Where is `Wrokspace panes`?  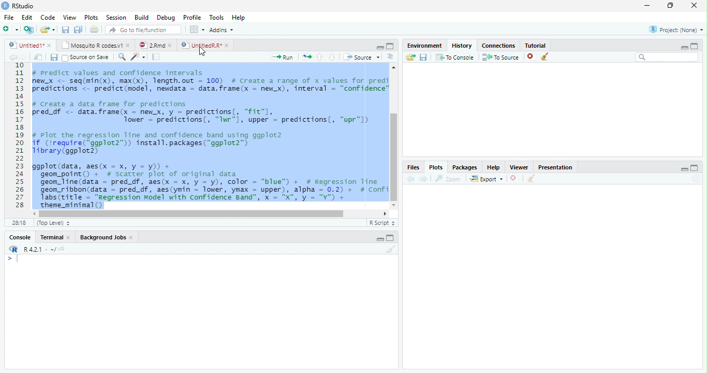 Wrokspace panes is located at coordinates (196, 30).